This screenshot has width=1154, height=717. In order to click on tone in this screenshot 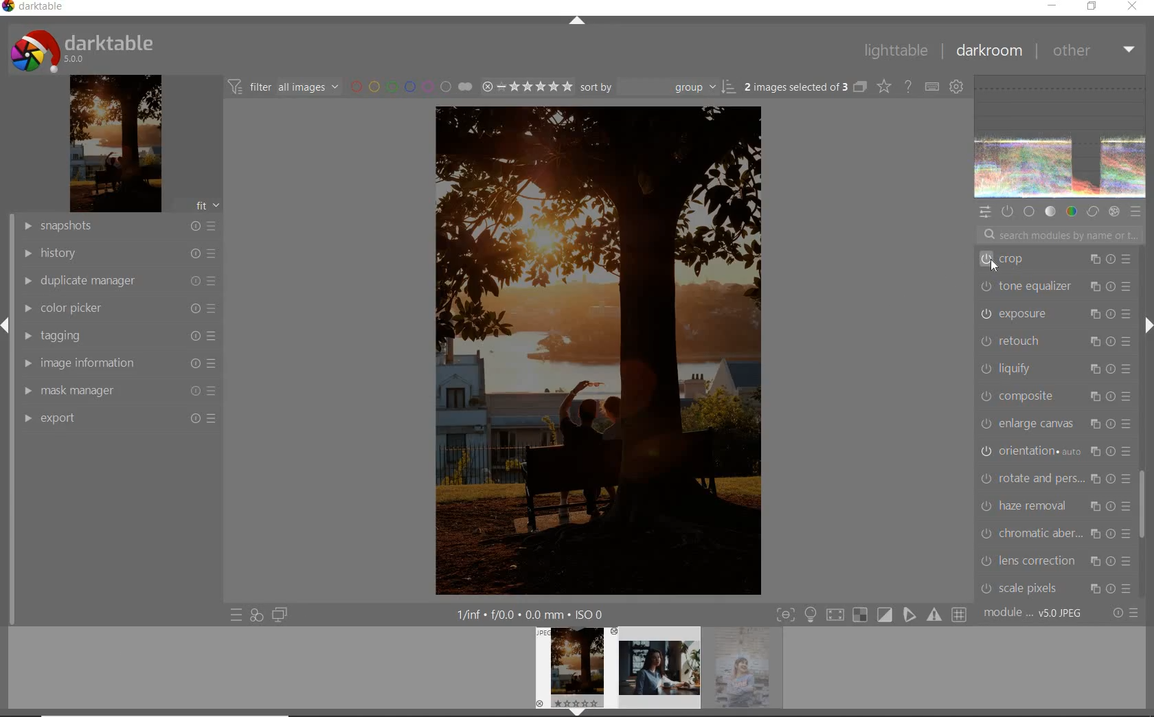, I will do `click(1051, 212)`.